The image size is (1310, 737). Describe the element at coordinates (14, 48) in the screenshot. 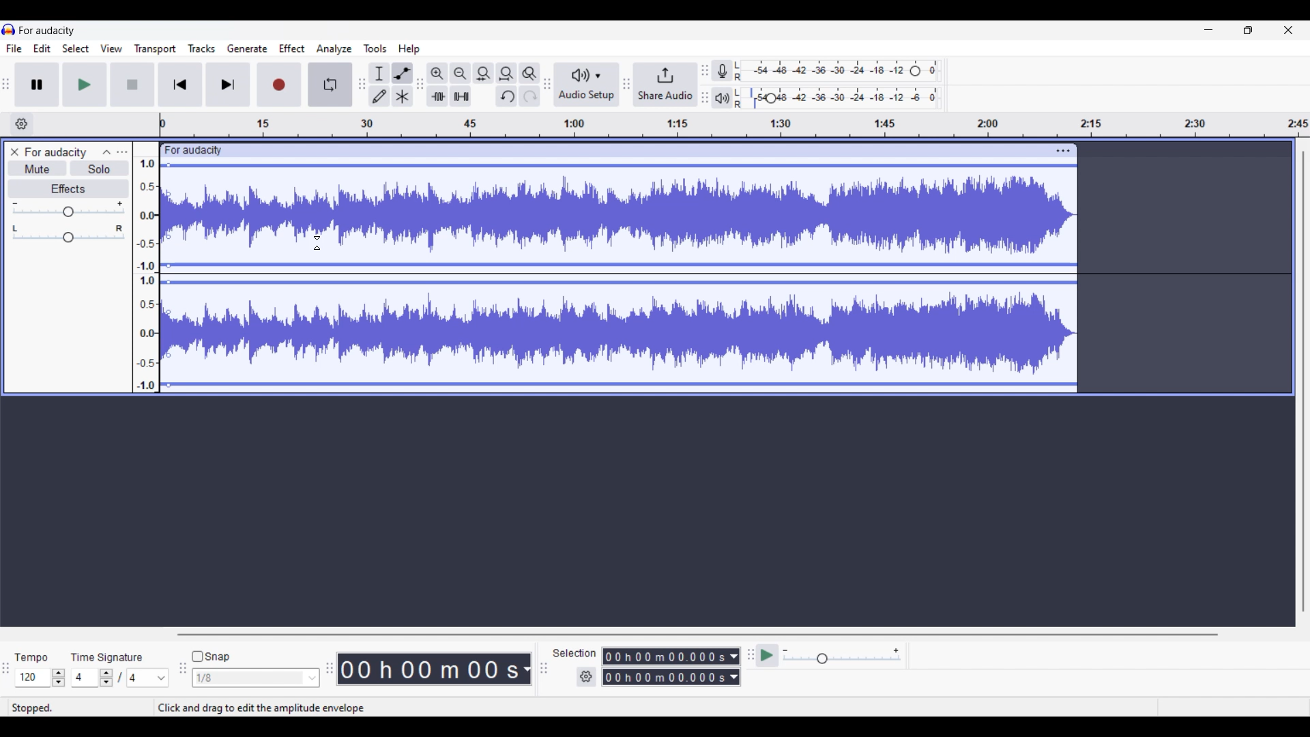

I see `File` at that location.